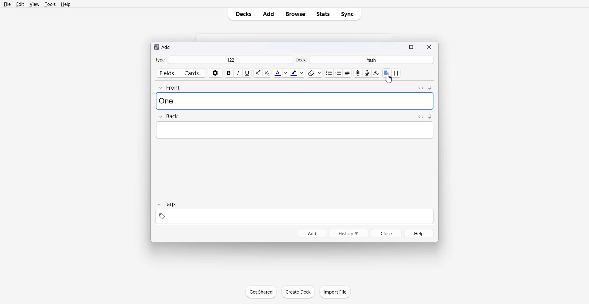 This screenshot has height=304, width=589. What do you see at coordinates (160, 60) in the screenshot?
I see `Type` at bounding box center [160, 60].